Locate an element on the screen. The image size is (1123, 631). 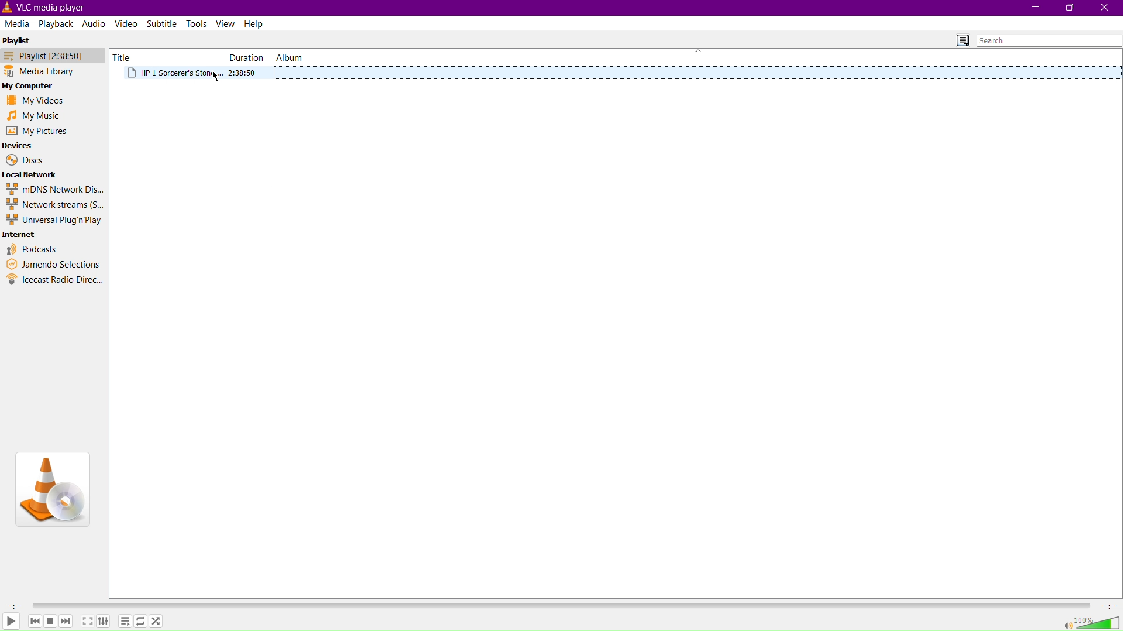
Close is located at coordinates (1106, 8).